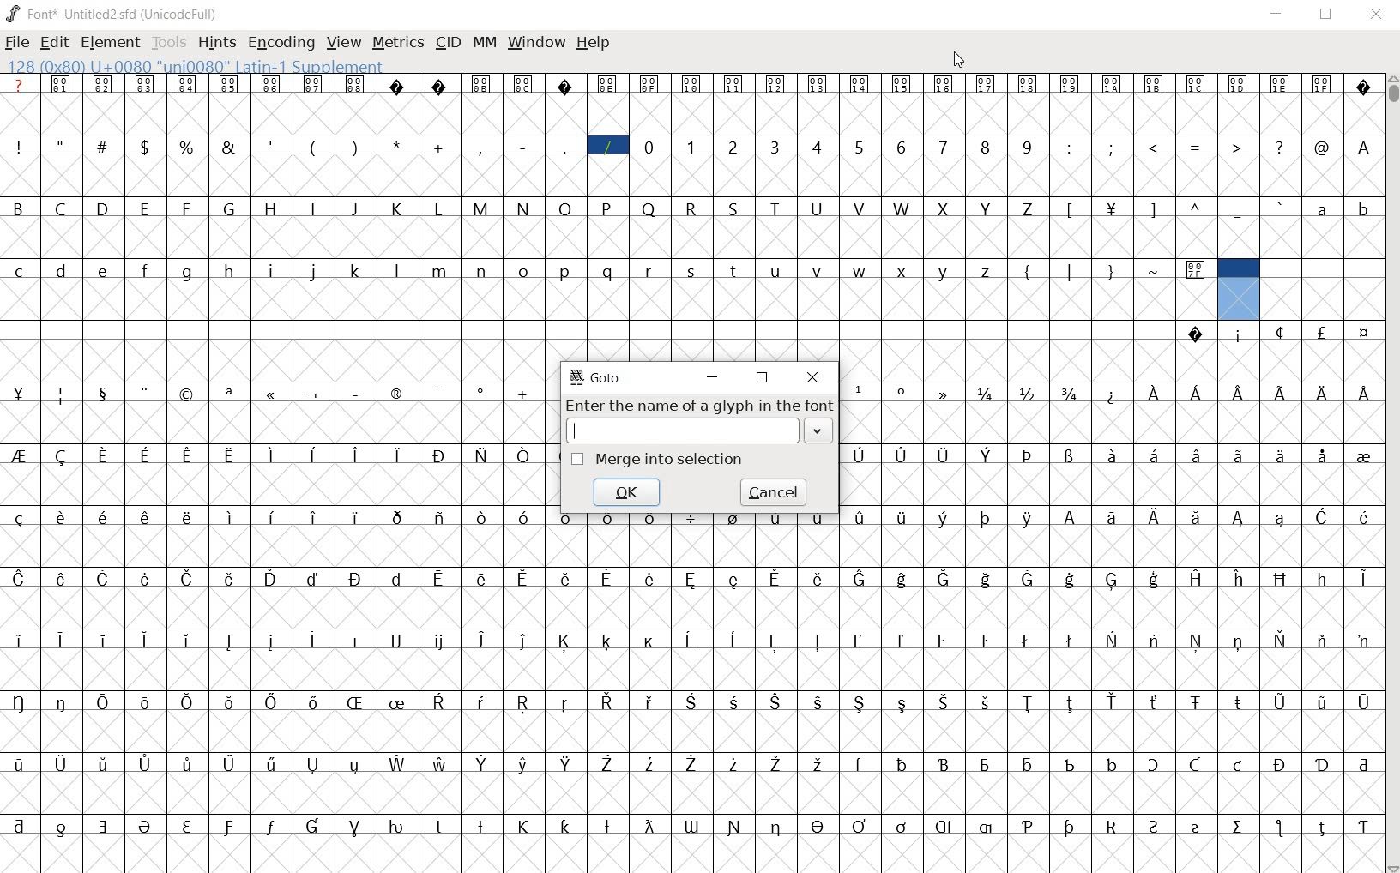 The height and width of the screenshot is (873, 1400). I want to click on Close, so click(1376, 15).